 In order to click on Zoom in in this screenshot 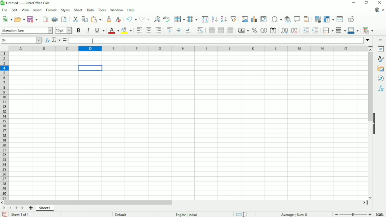, I will do `click(370, 214)`.